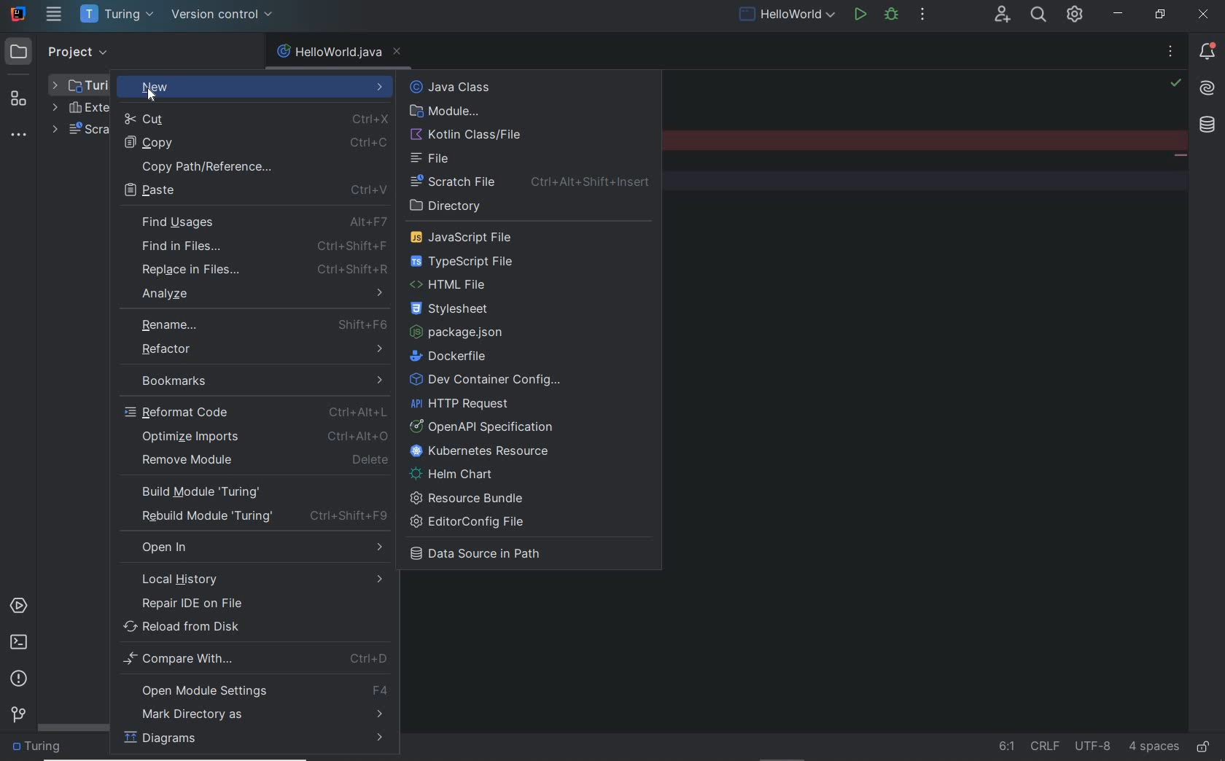  What do you see at coordinates (462, 404) in the screenshot?
I see `http request` at bounding box center [462, 404].